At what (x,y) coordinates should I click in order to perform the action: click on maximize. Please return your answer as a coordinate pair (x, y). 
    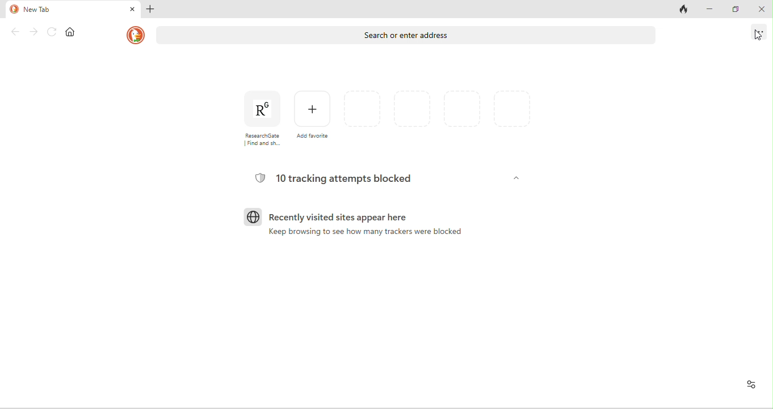
    Looking at the image, I should click on (737, 10).